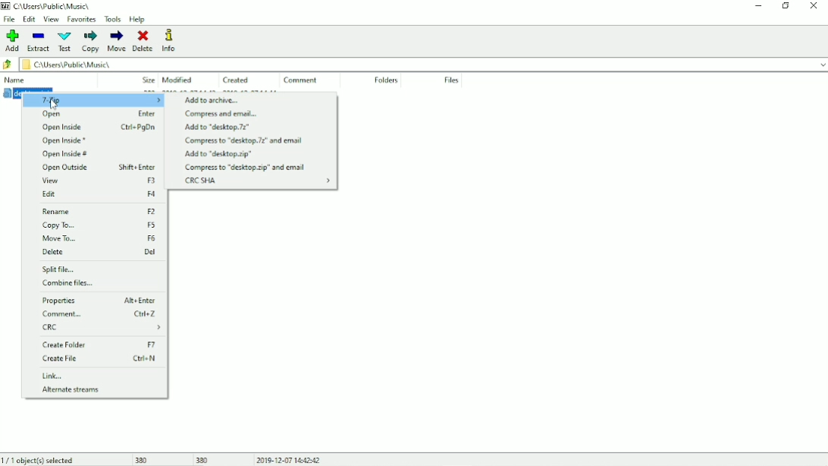 The height and width of the screenshot is (466, 828). Describe the element at coordinates (97, 128) in the screenshot. I see `Open Inside` at that location.